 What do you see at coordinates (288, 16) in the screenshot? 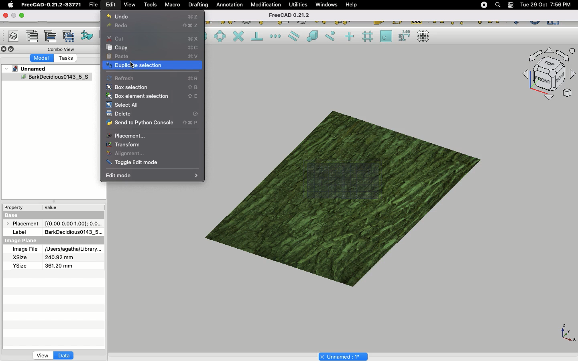
I see `FreeCAD 0.21.2` at bounding box center [288, 16].